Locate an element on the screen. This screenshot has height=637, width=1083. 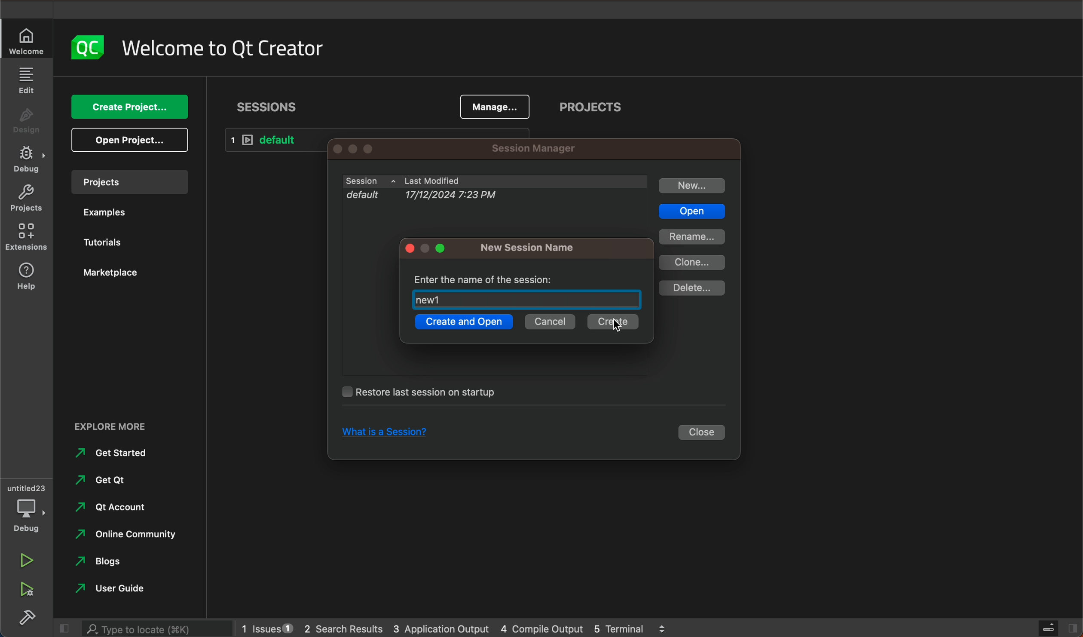
create project is located at coordinates (132, 107).